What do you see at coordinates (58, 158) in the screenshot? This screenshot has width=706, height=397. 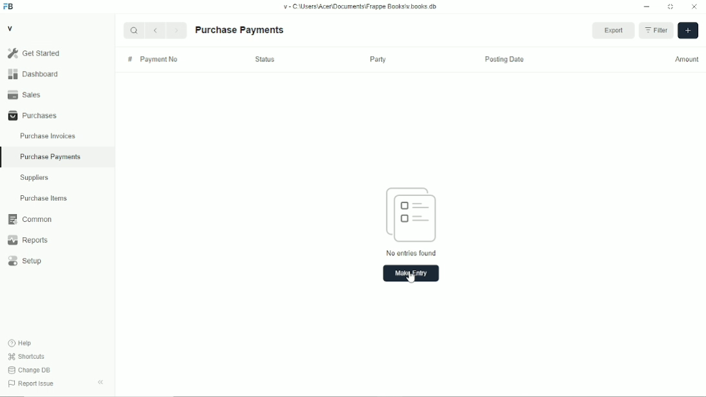 I see `Purchase Payments` at bounding box center [58, 158].